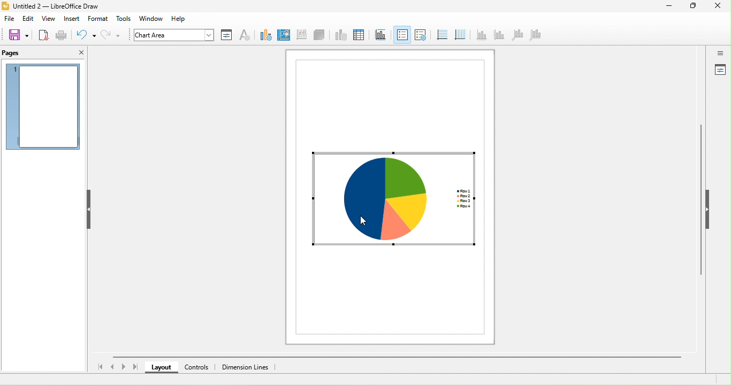 This screenshot has height=386, width=731. I want to click on help, so click(181, 19).